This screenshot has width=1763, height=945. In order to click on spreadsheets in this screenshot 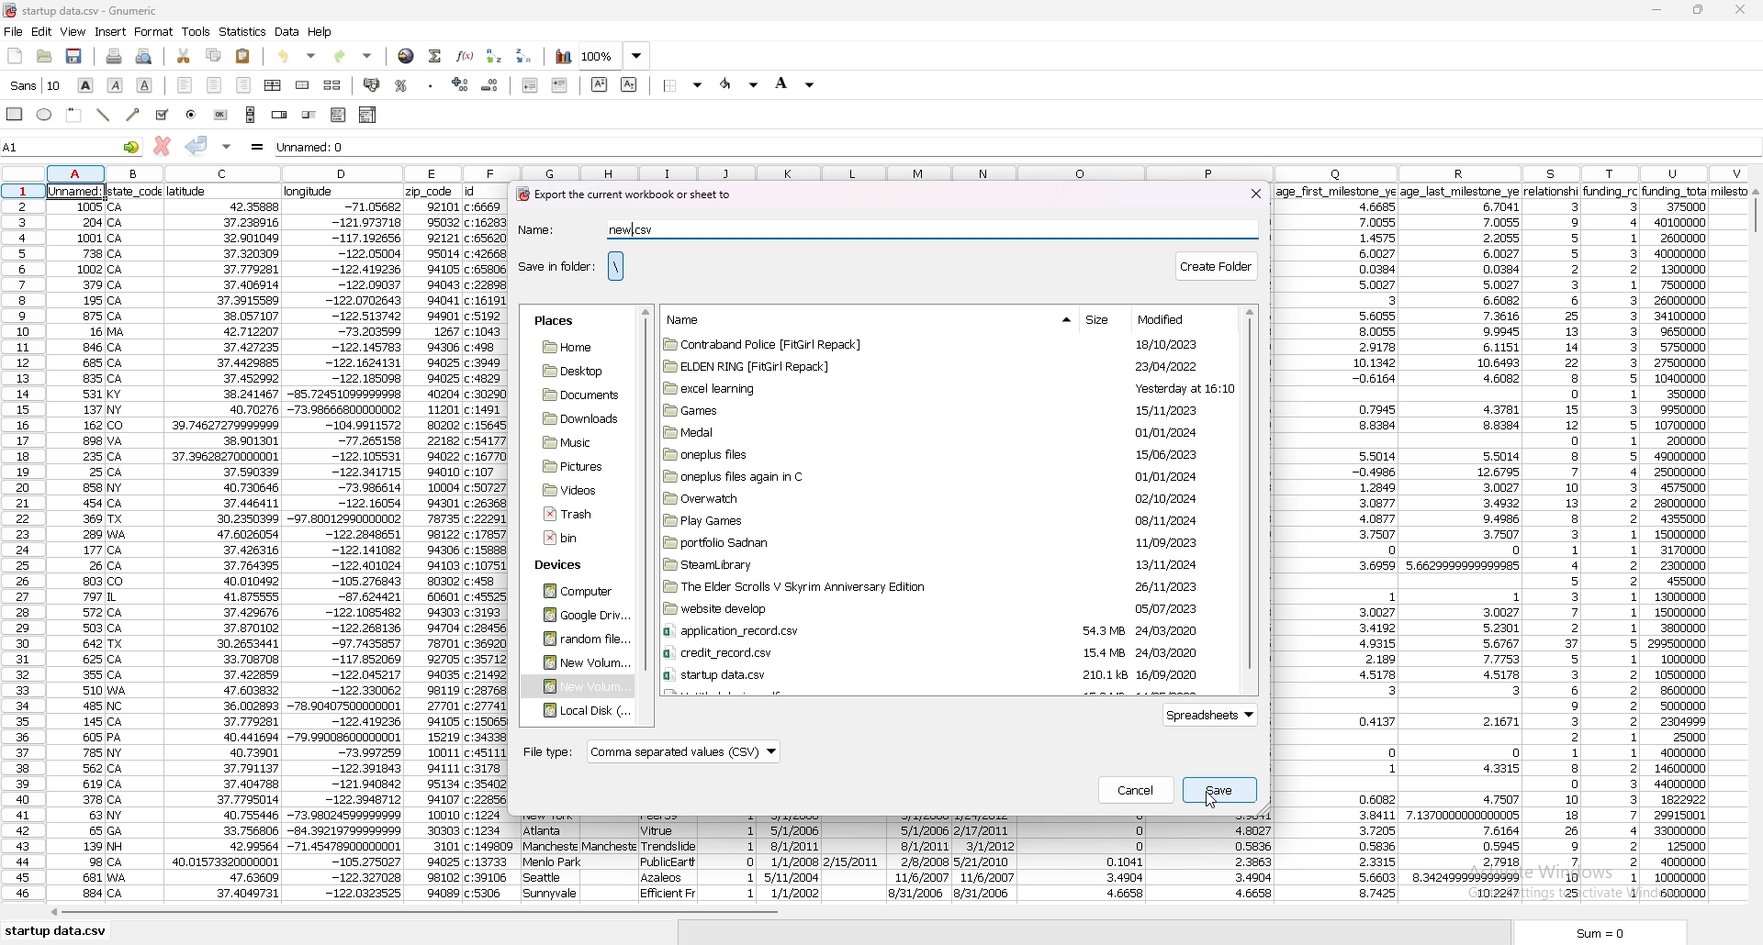, I will do `click(1213, 716)`.